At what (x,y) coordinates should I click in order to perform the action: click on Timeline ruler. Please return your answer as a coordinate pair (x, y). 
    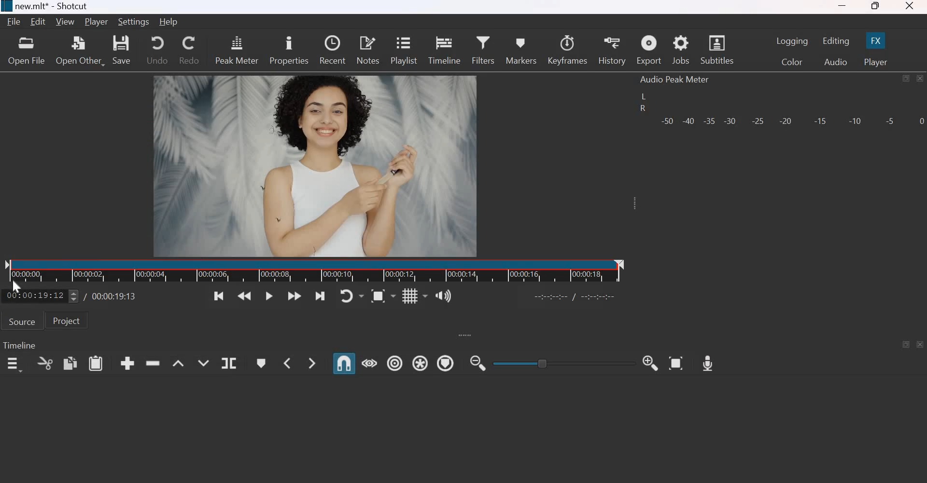
    Looking at the image, I should click on (315, 270).